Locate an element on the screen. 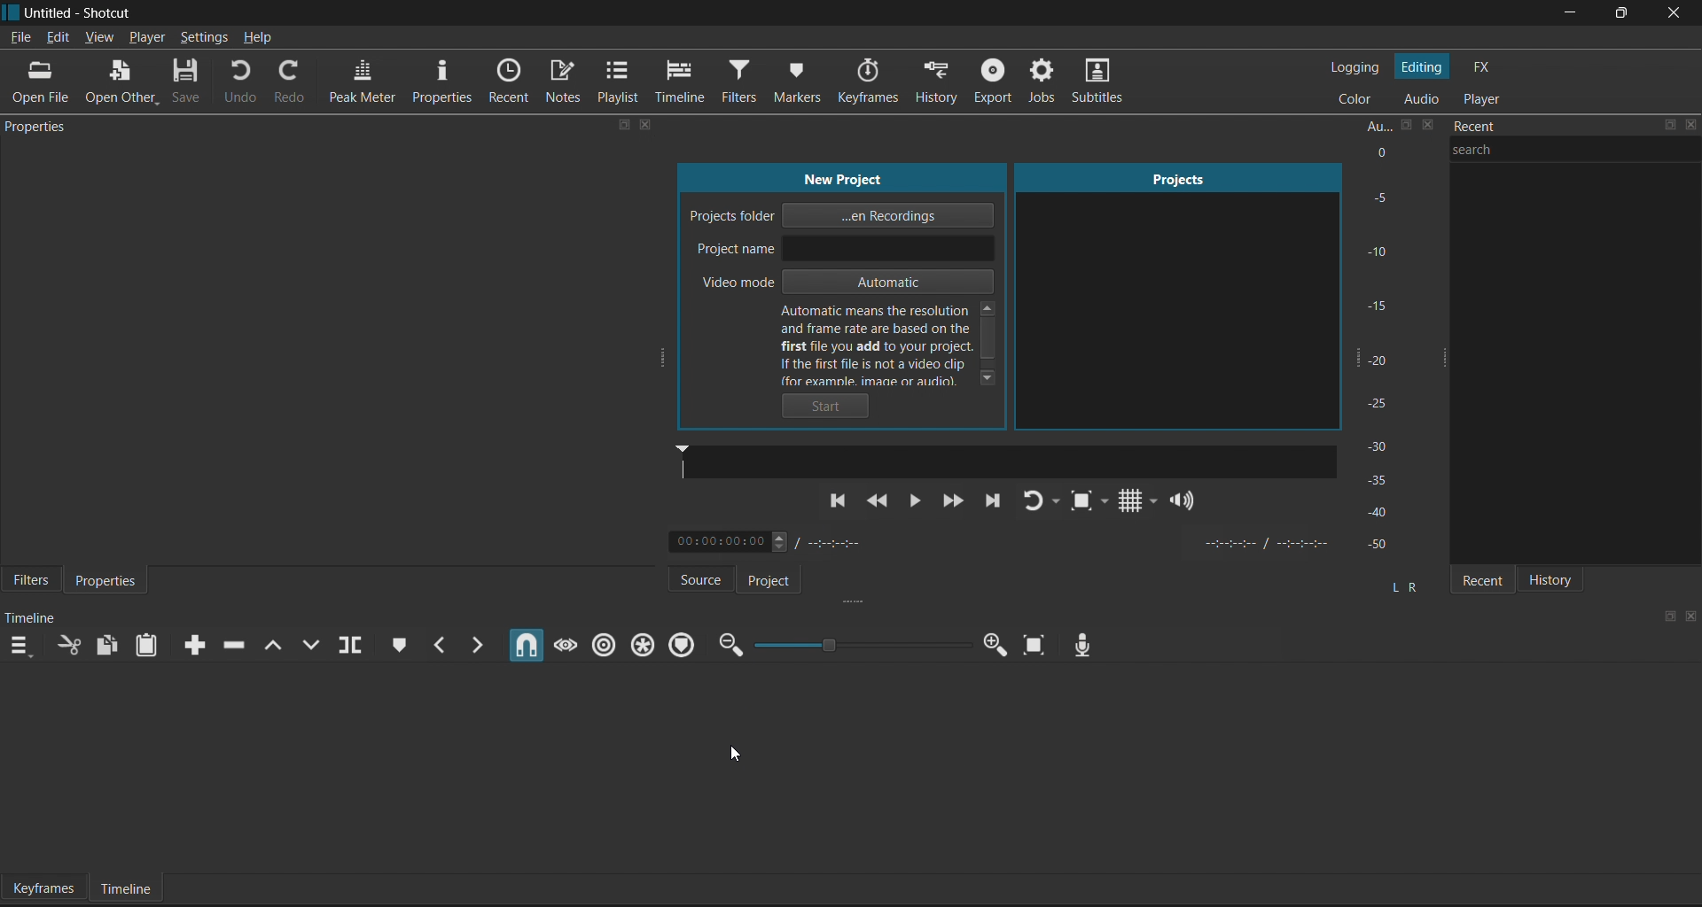 Image resolution: width=1702 pixels, height=907 pixels. Start is located at coordinates (831, 407).